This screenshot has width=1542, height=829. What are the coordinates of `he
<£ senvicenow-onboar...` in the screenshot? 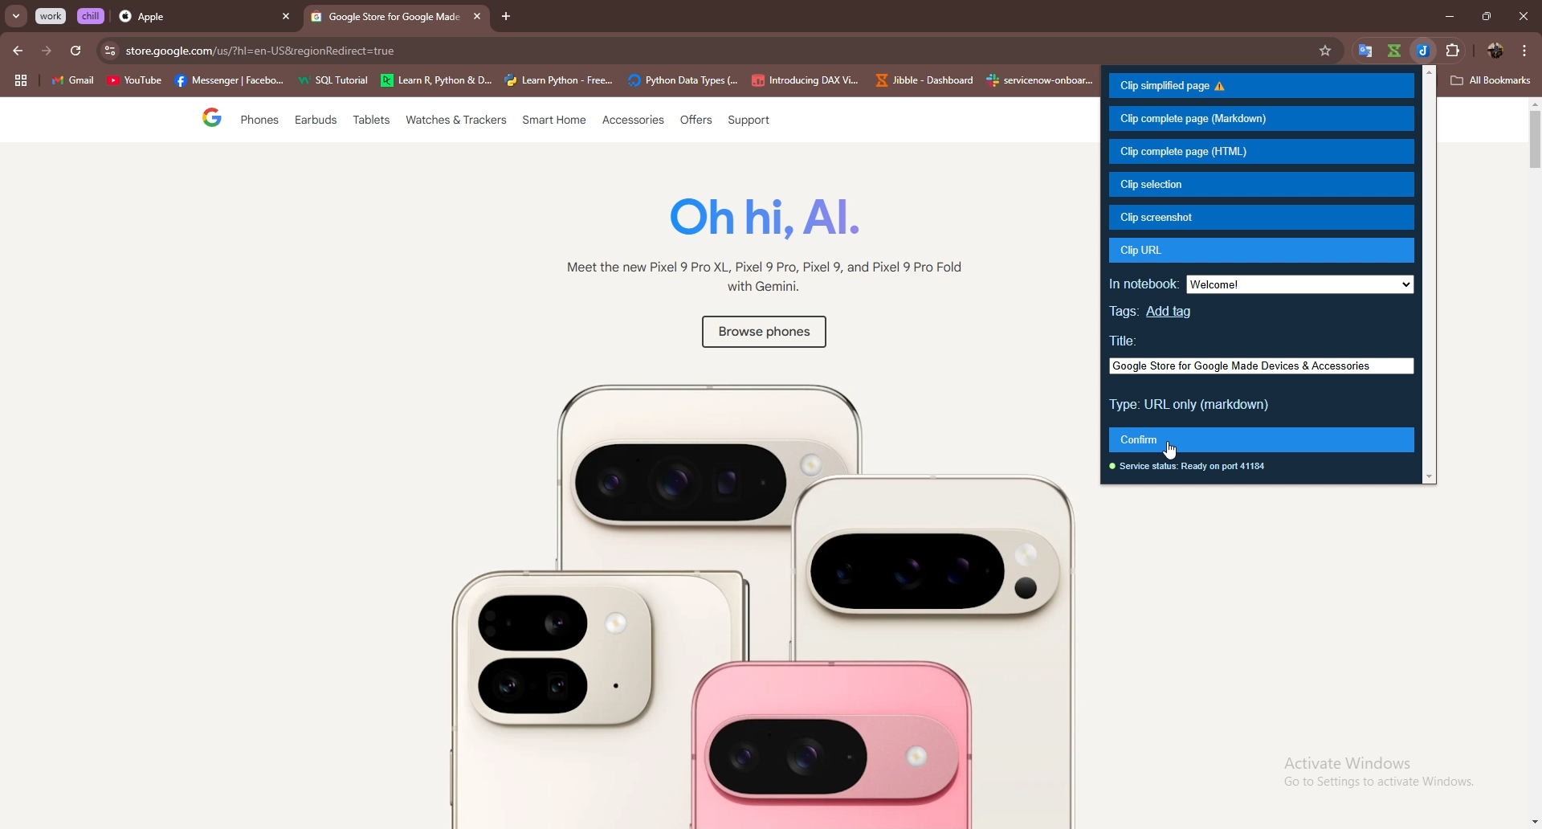 It's located at (1041, 80).